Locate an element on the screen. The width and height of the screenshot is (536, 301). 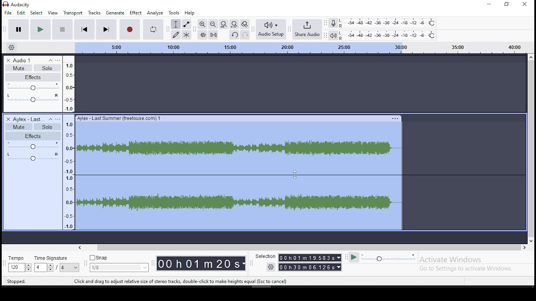
stop is located at coordinates (62, 29).